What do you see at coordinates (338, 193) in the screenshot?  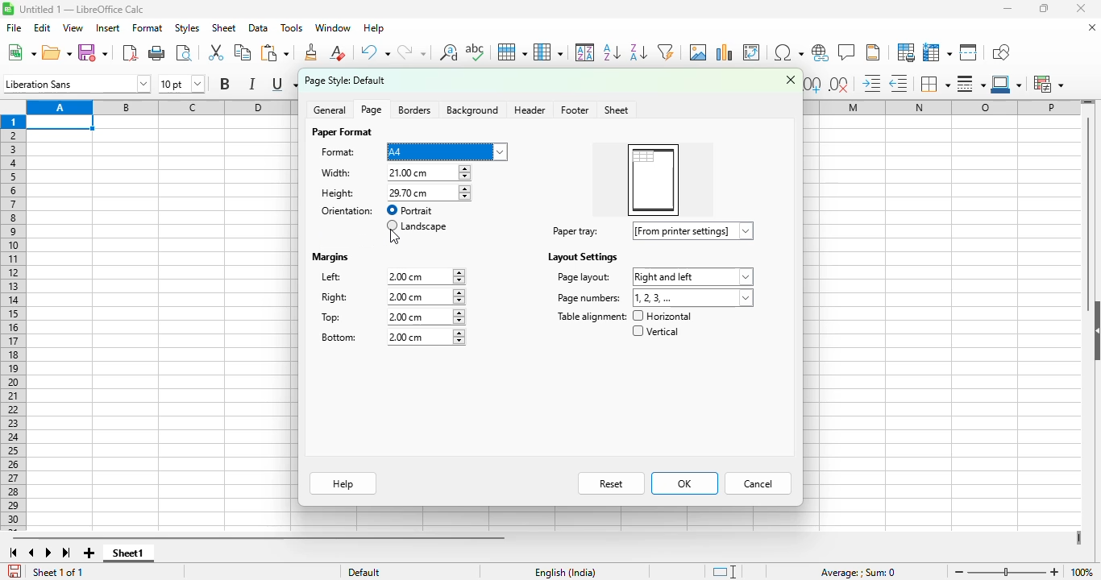 I see `height: ` at bounding box center [338, 193].